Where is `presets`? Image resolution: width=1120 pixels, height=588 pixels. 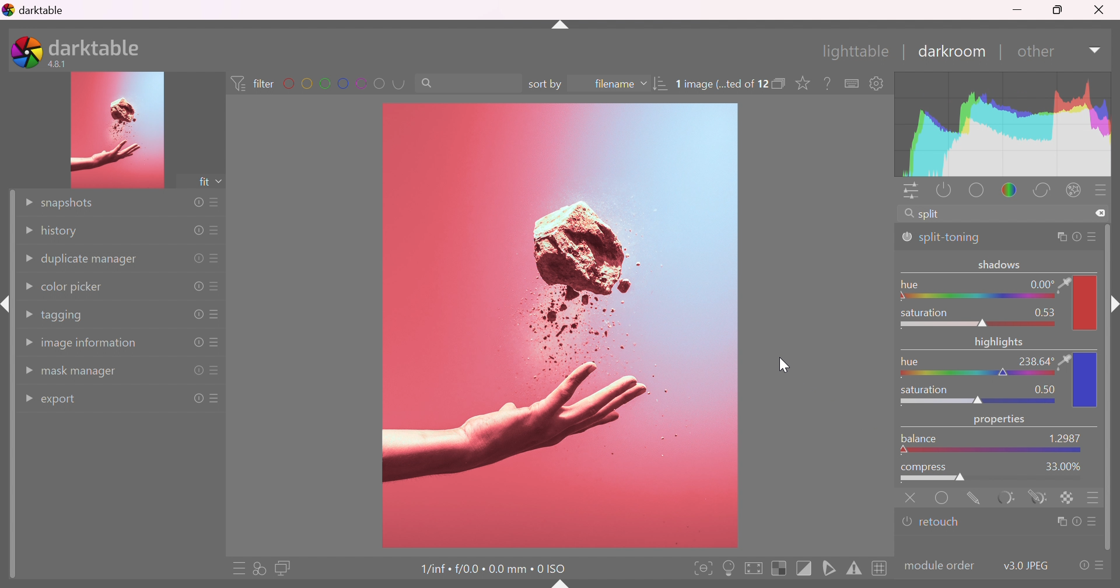
presets is located at coordinates (218, 286).